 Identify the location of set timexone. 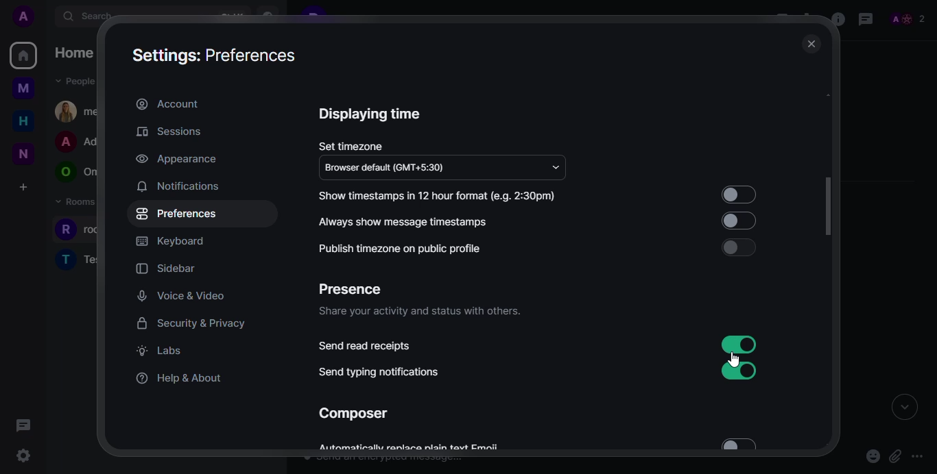
(353, 146).